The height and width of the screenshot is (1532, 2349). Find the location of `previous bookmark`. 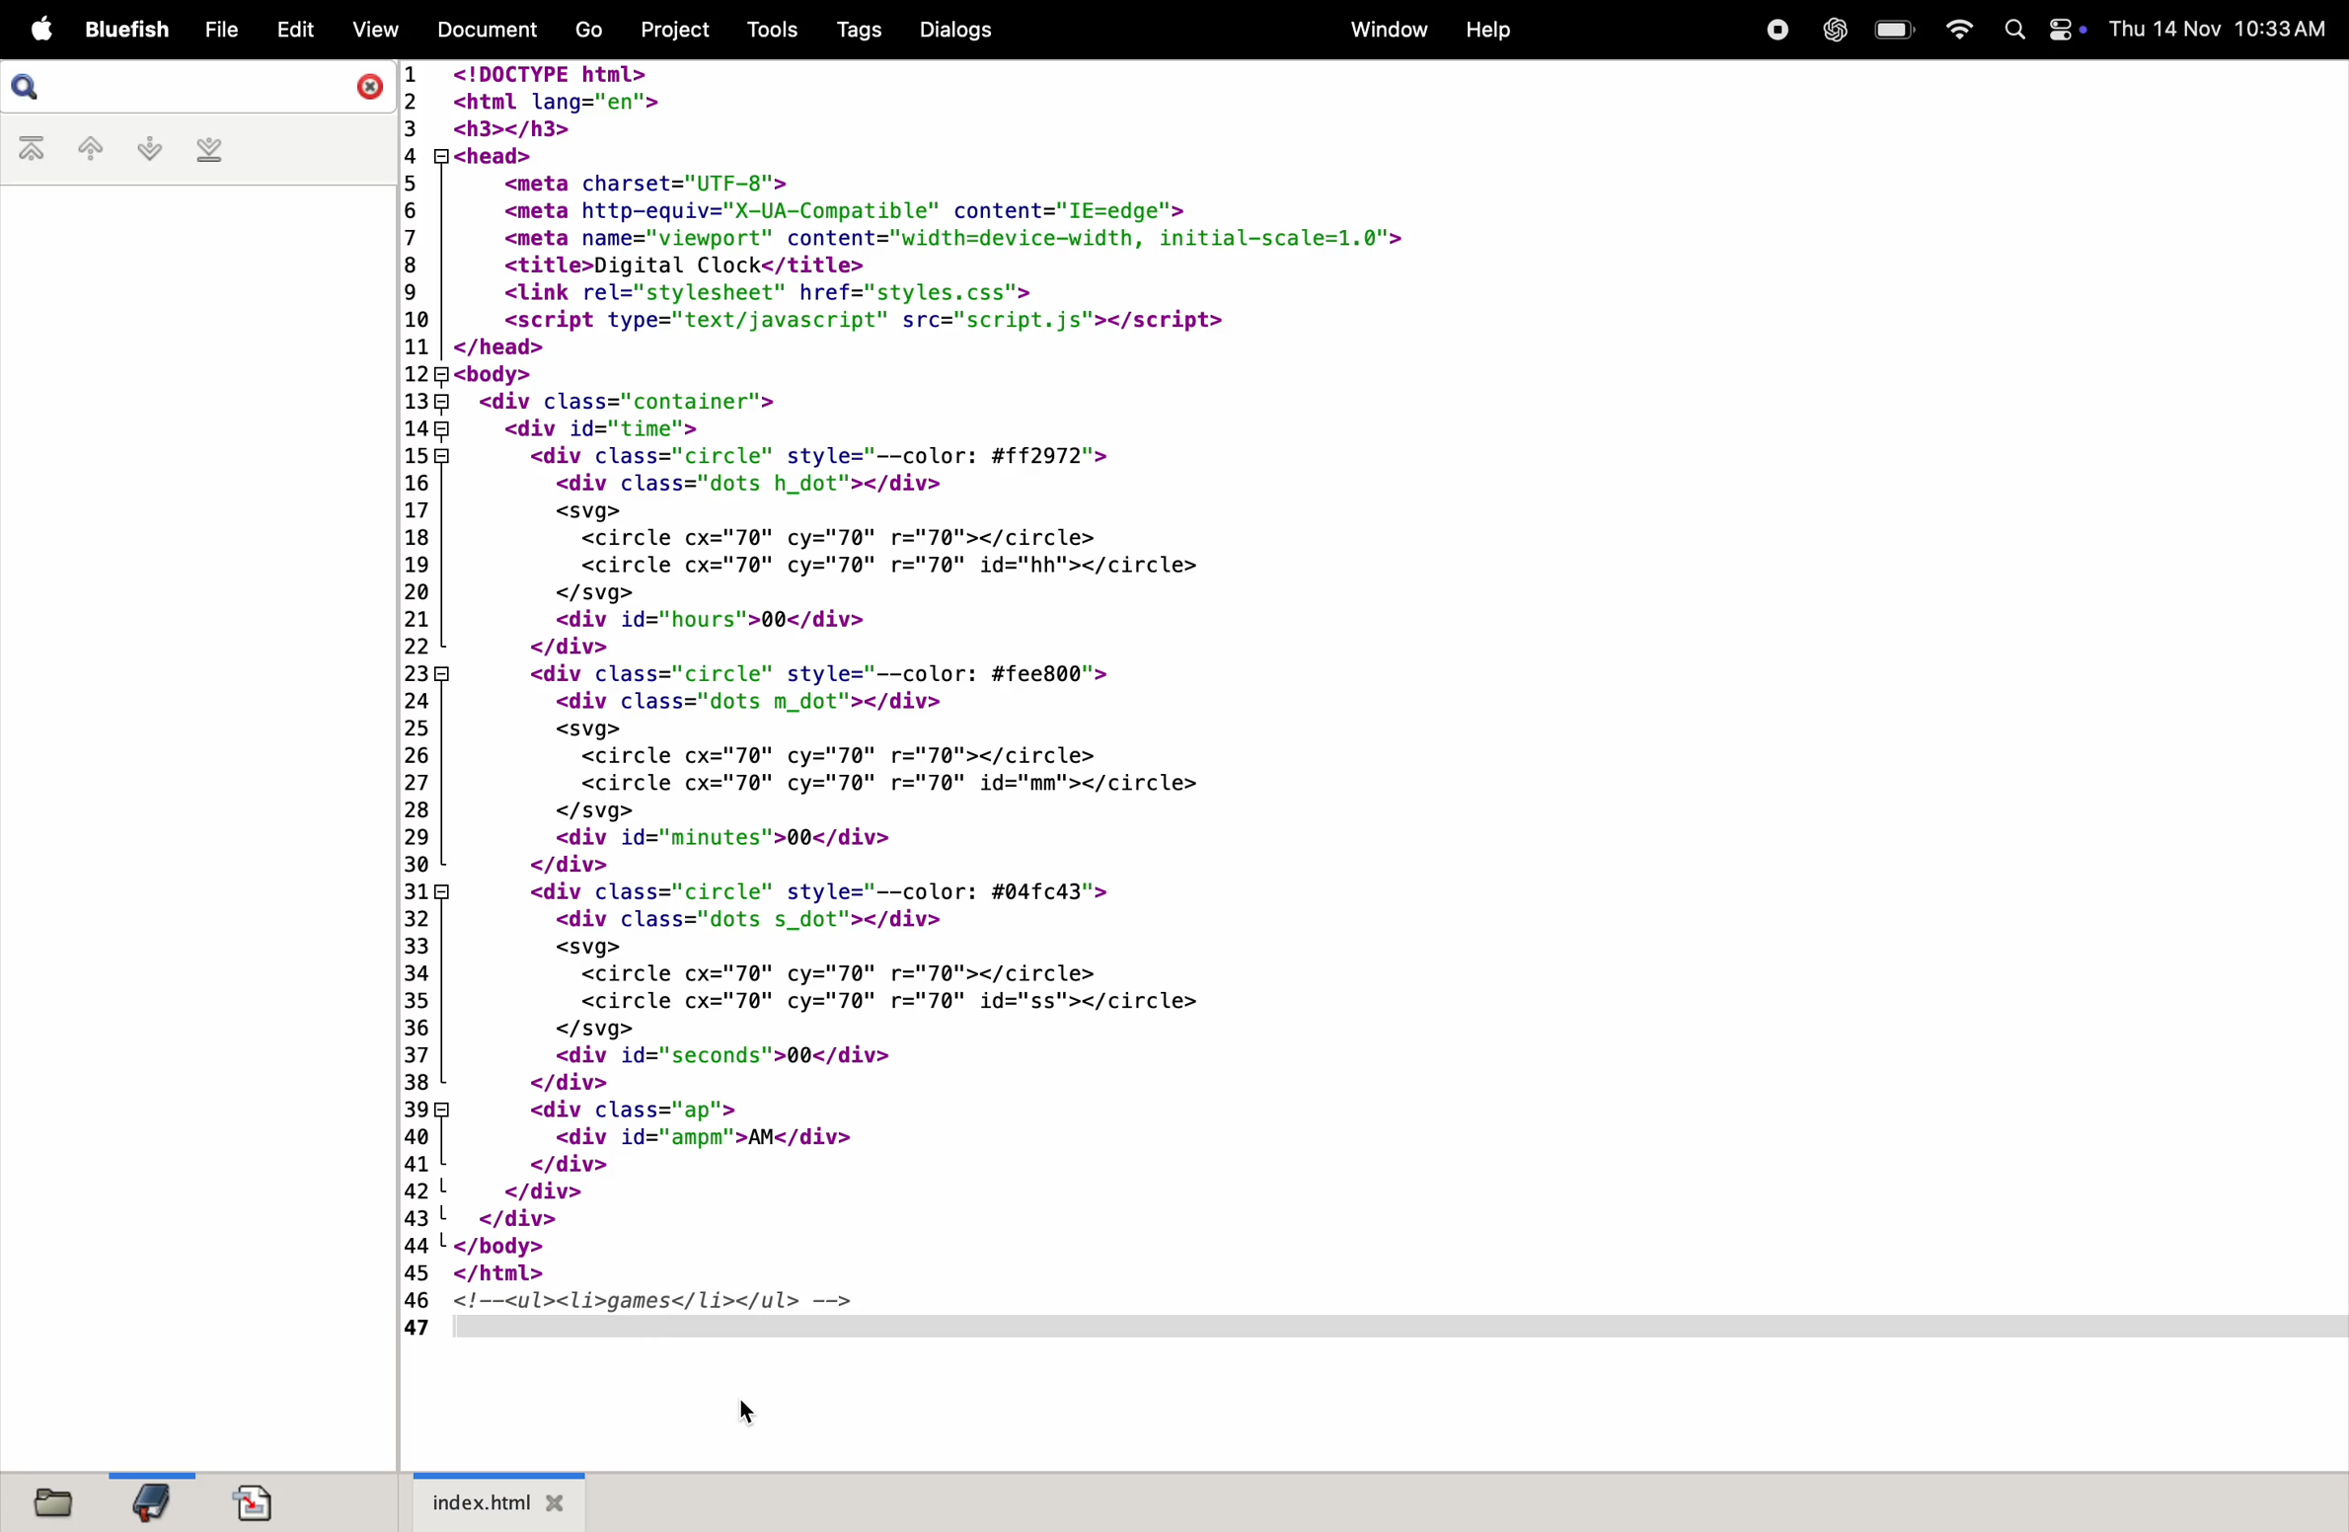

previous bookmark is located at coordinates (84, 148).